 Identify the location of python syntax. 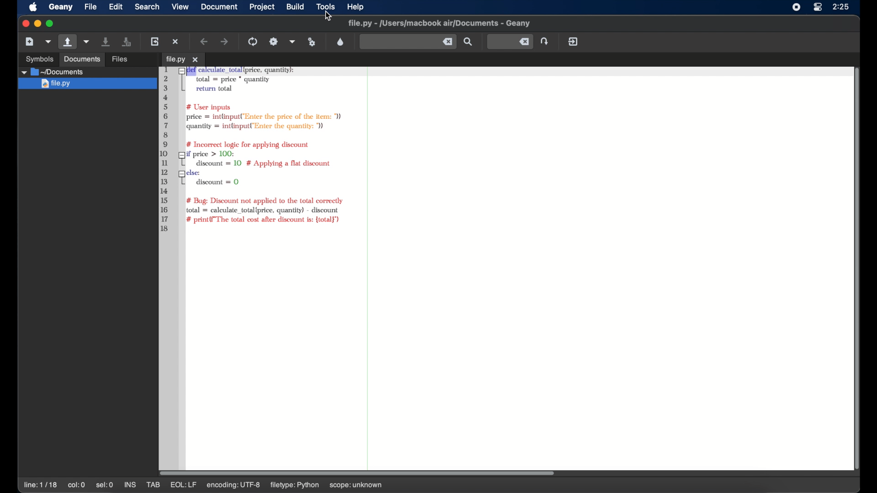
(254, 150).